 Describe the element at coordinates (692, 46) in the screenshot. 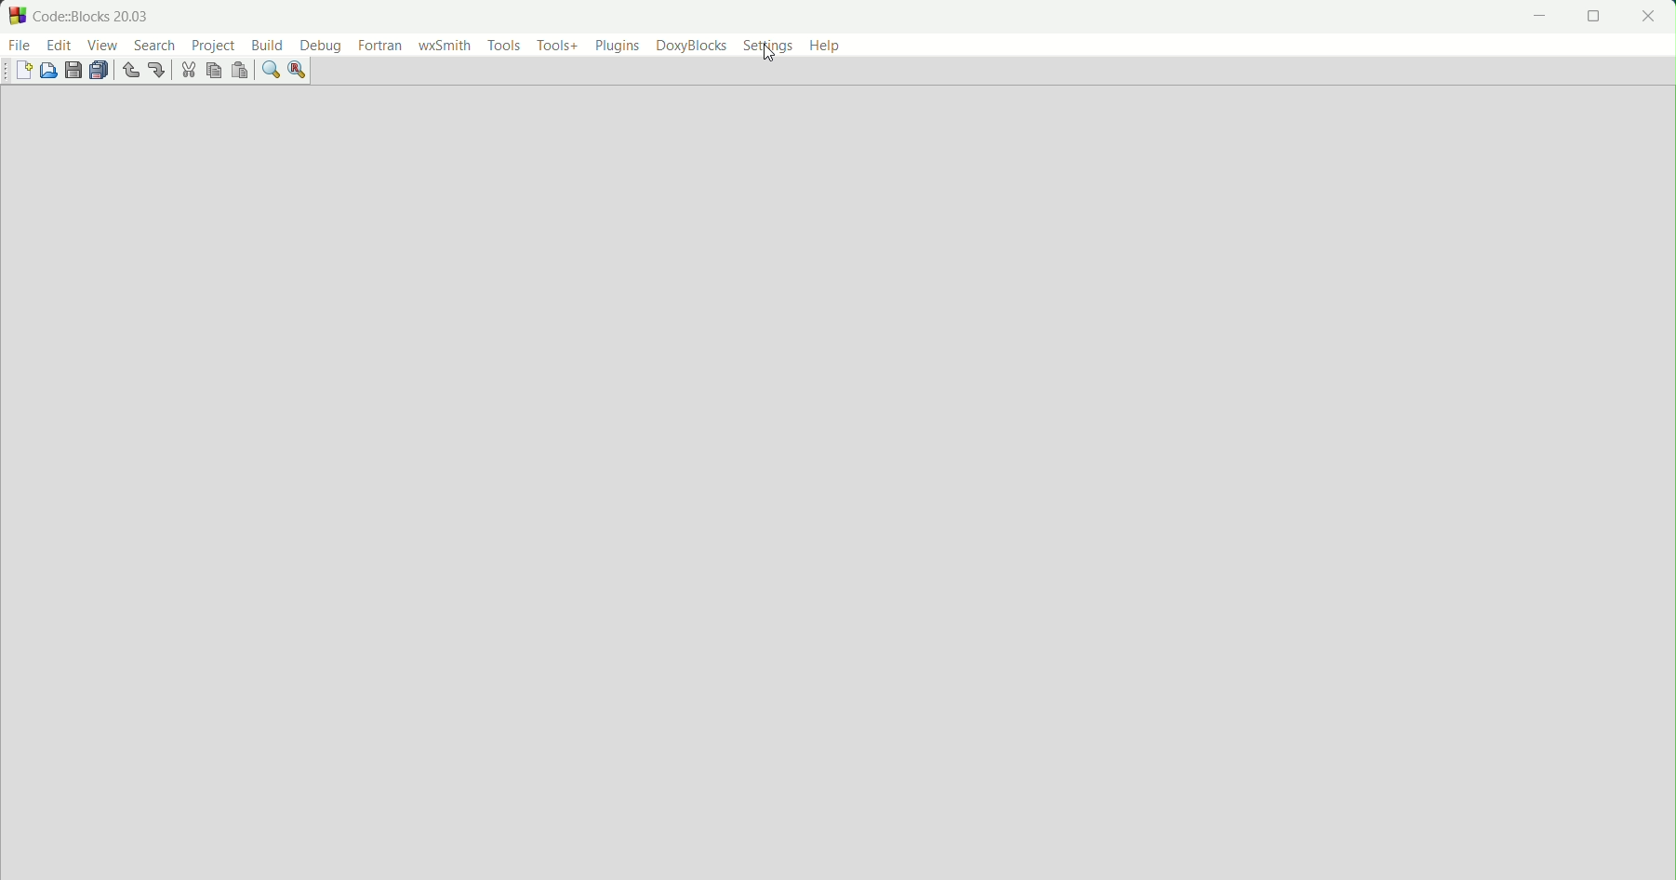

I see `doxyblocks` at that location.